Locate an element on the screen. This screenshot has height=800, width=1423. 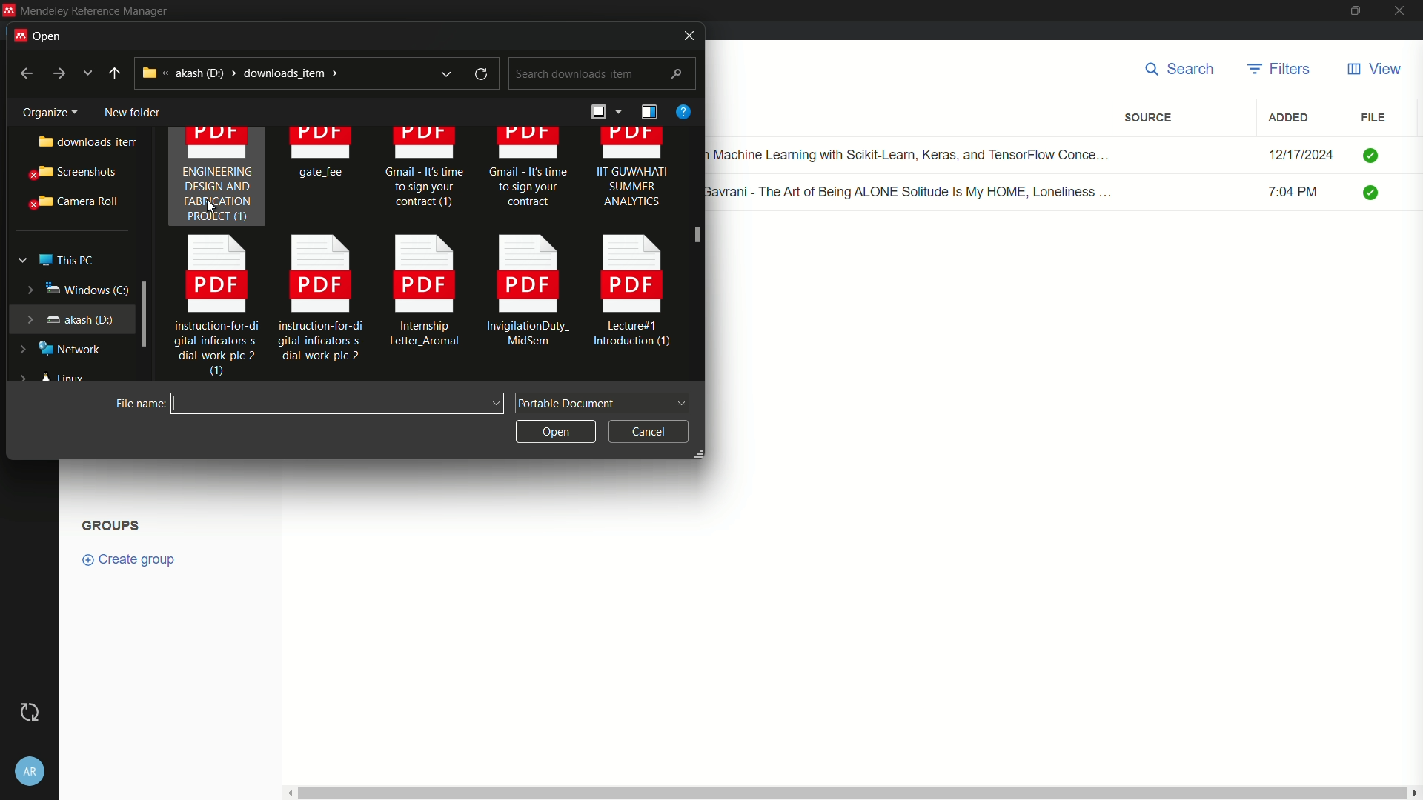
expand is located at coordinates (445, 73).